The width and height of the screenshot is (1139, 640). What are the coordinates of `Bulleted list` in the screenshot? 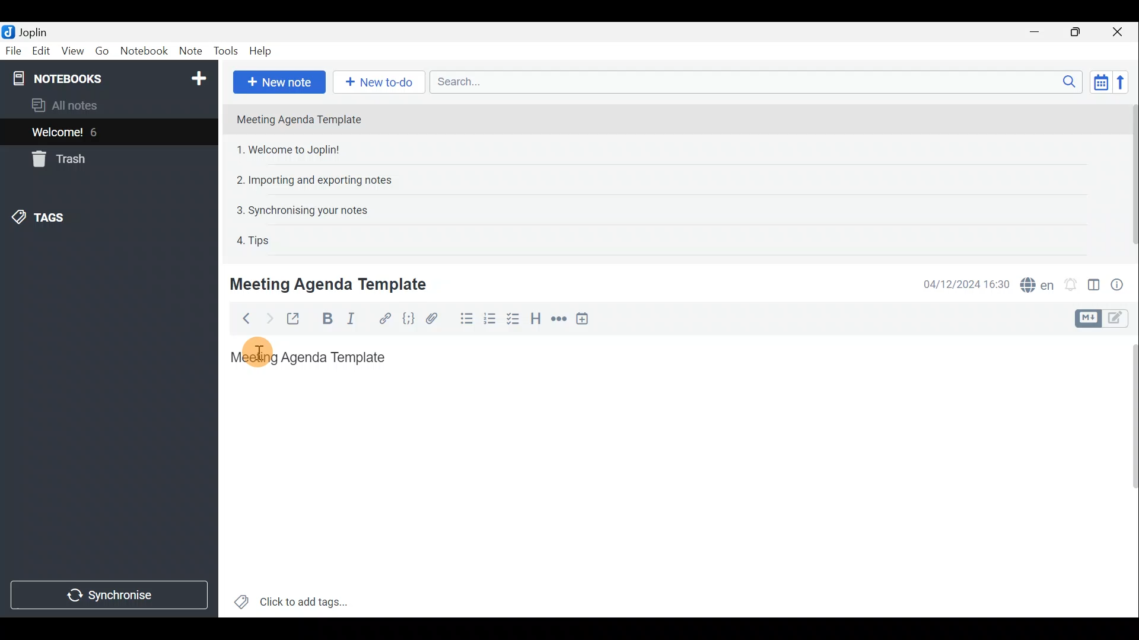 It's located at (466, 319).